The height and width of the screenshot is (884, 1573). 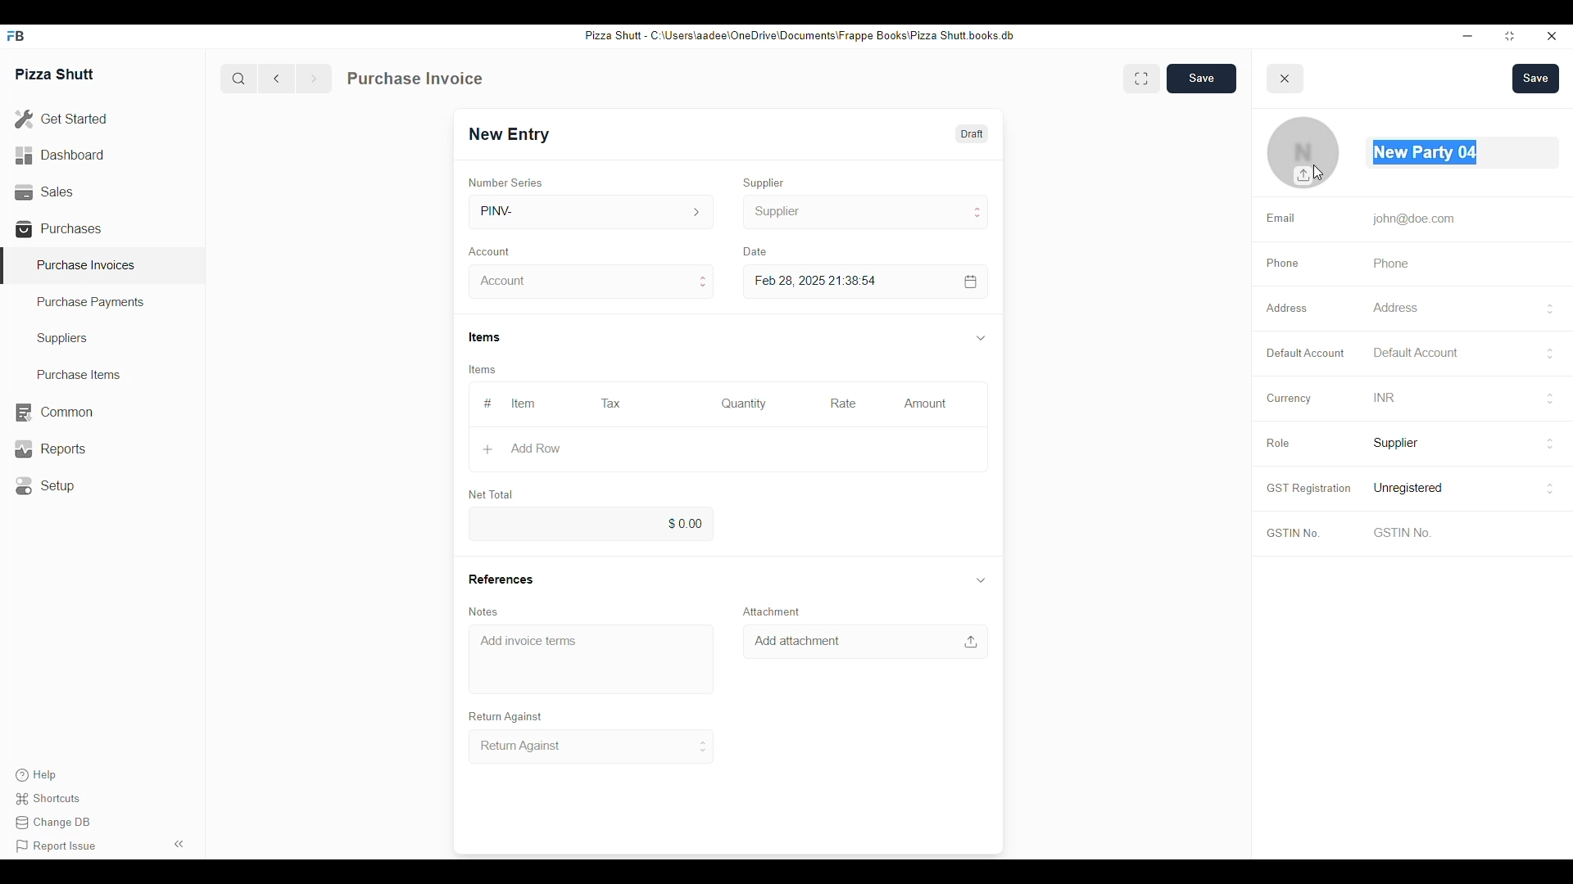 I want to click on Supplier, so click(x=1397, y=444).